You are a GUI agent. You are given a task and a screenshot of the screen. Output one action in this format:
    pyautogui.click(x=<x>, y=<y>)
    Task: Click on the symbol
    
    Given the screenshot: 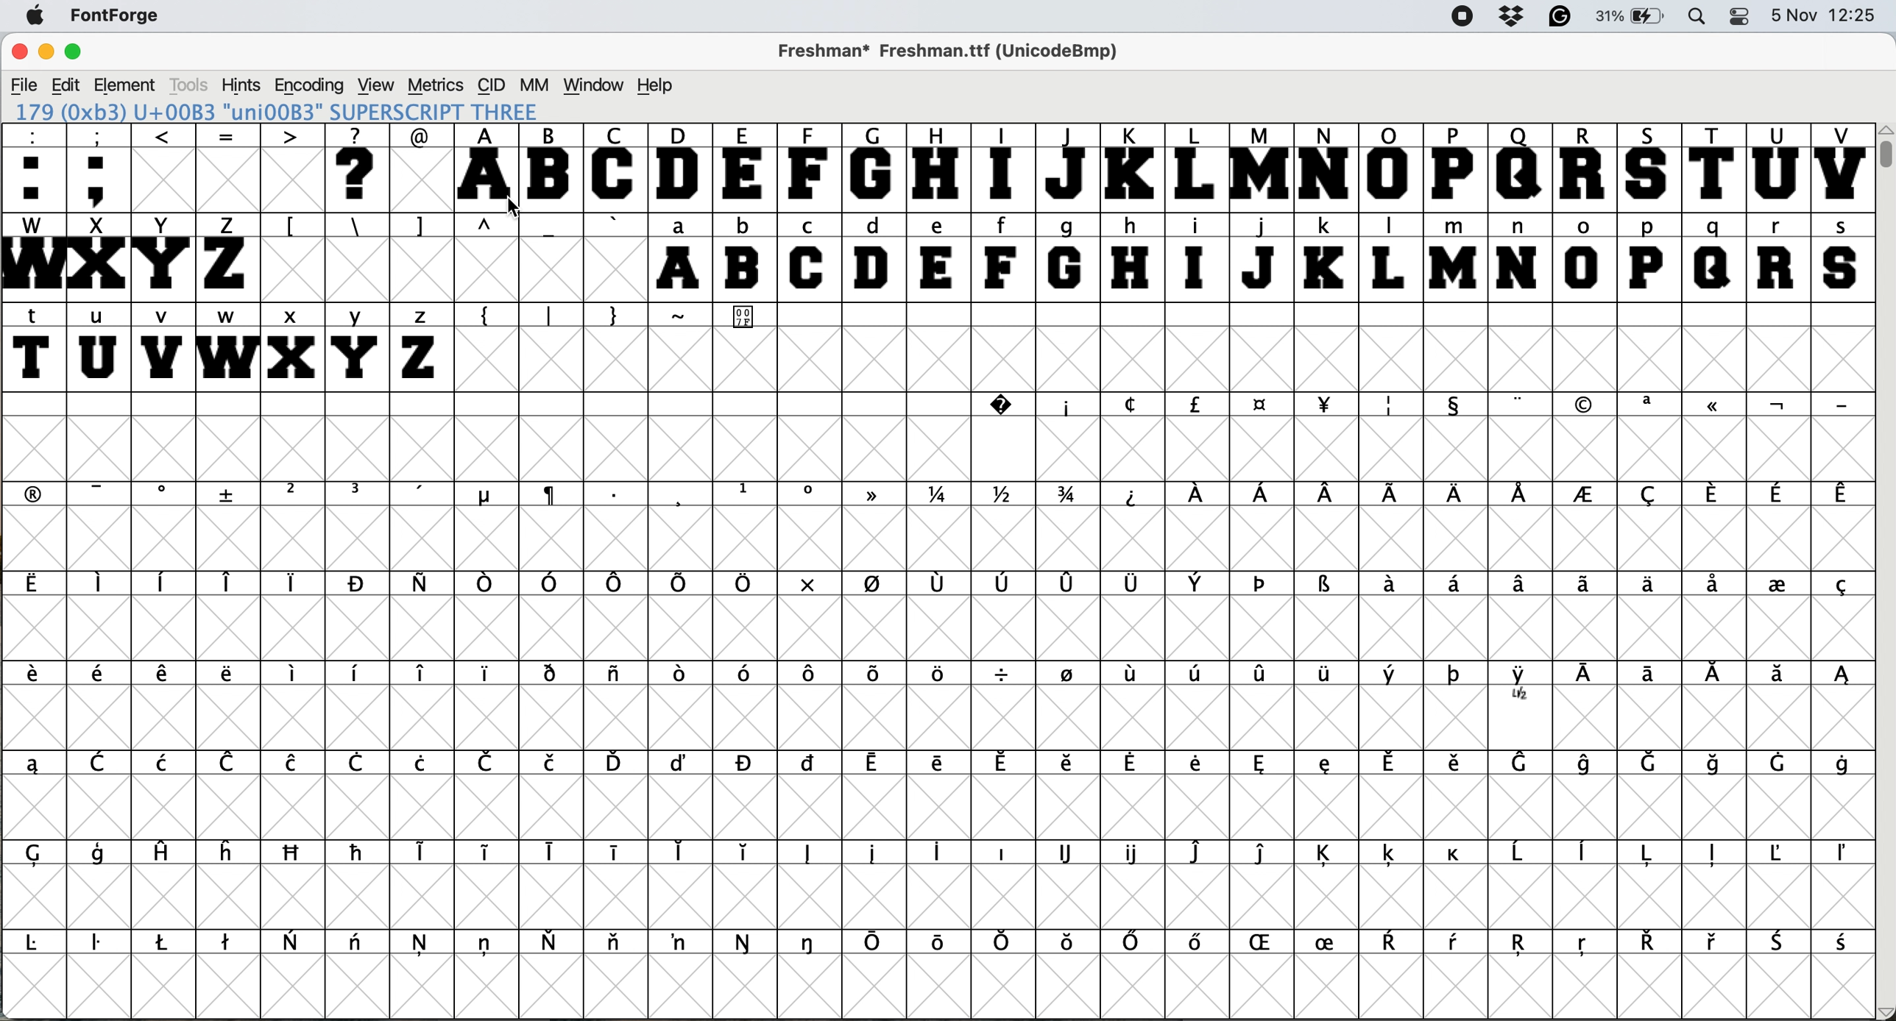 What is the action you would take?
    pyautogui.click(x=102, y=762)
    